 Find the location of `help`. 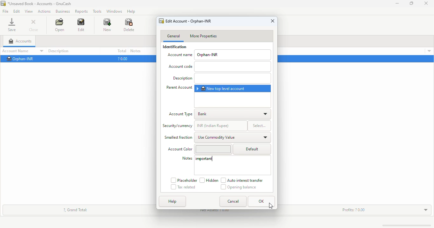

help is located at coordinates (132, 11).